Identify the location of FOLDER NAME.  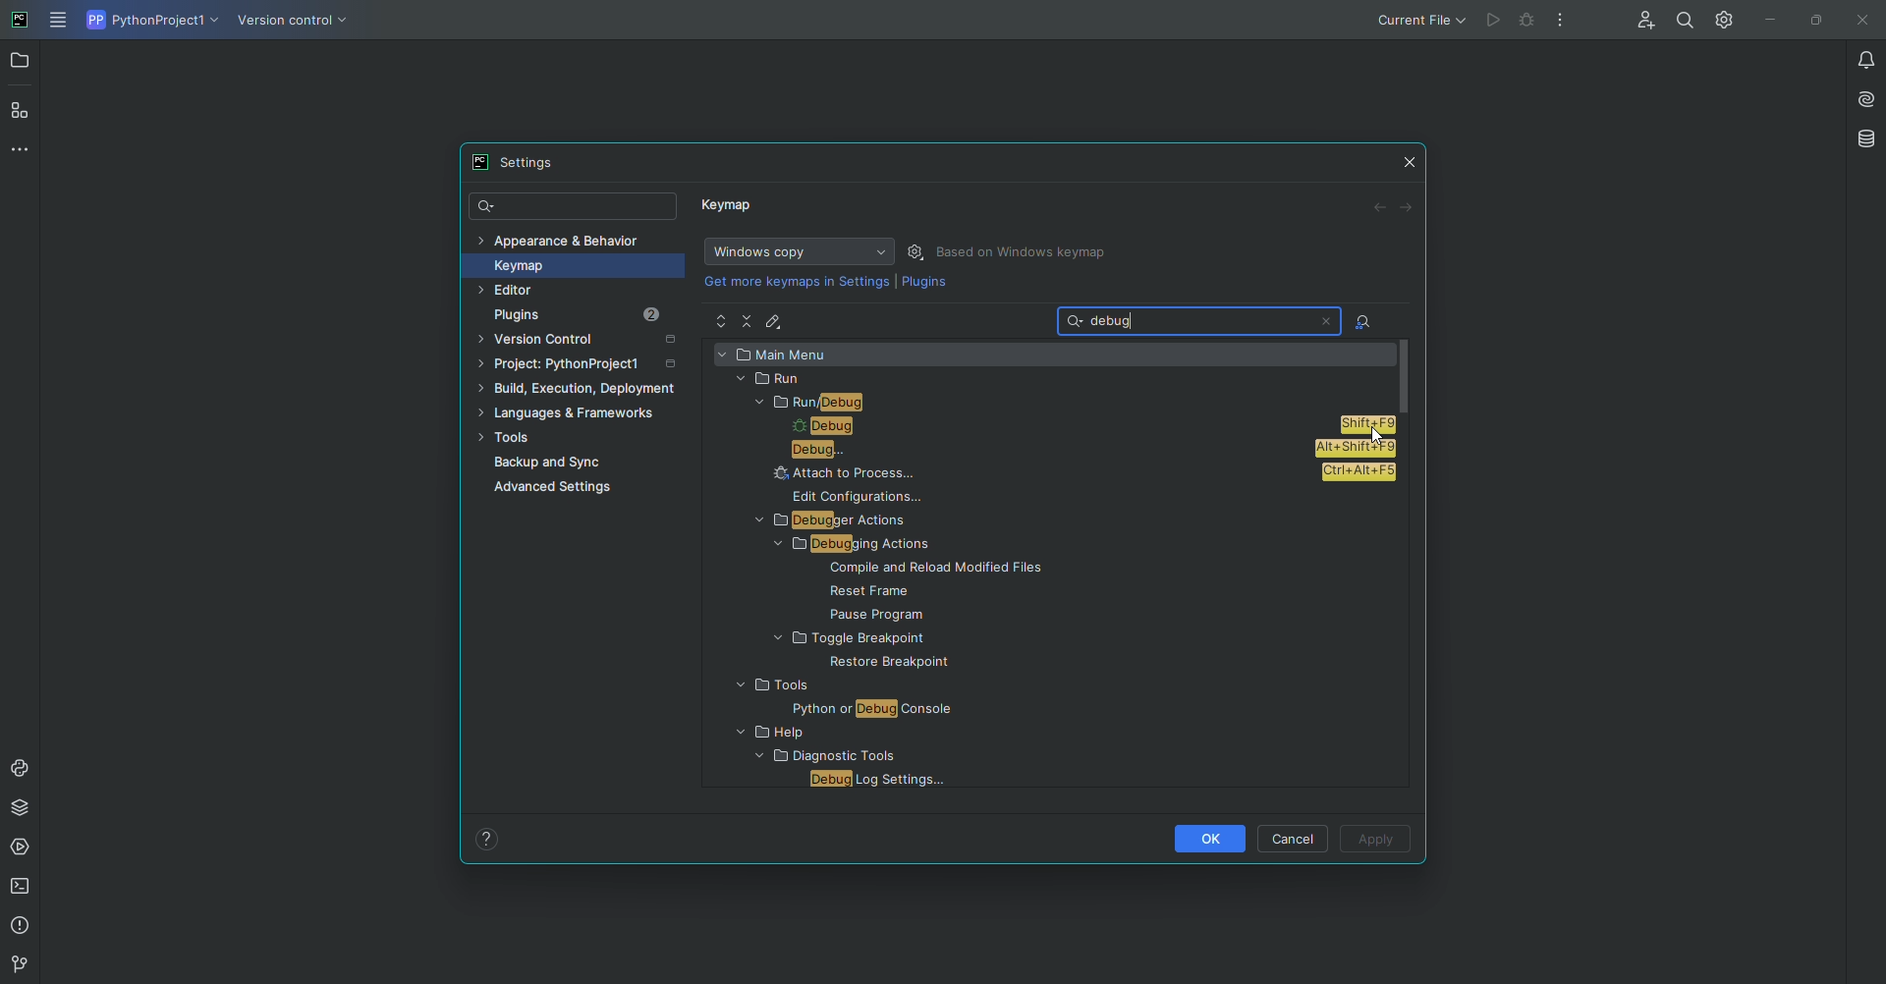
(817, 758).